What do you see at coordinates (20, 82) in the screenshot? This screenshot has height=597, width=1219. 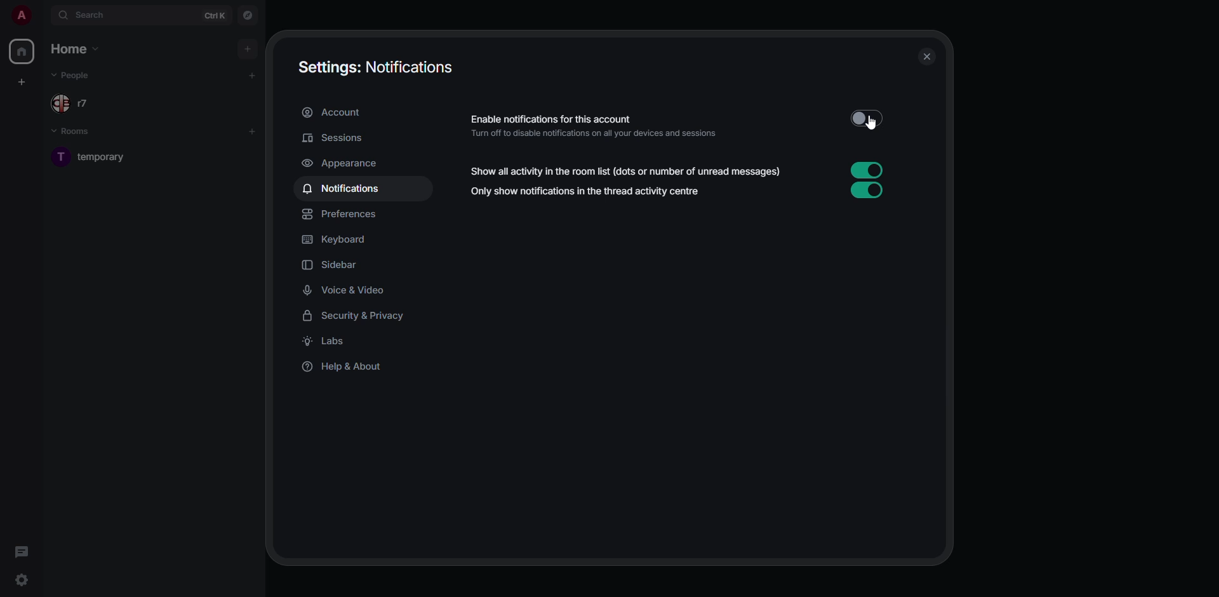 I see `create space` at bounding box center [20, 82].